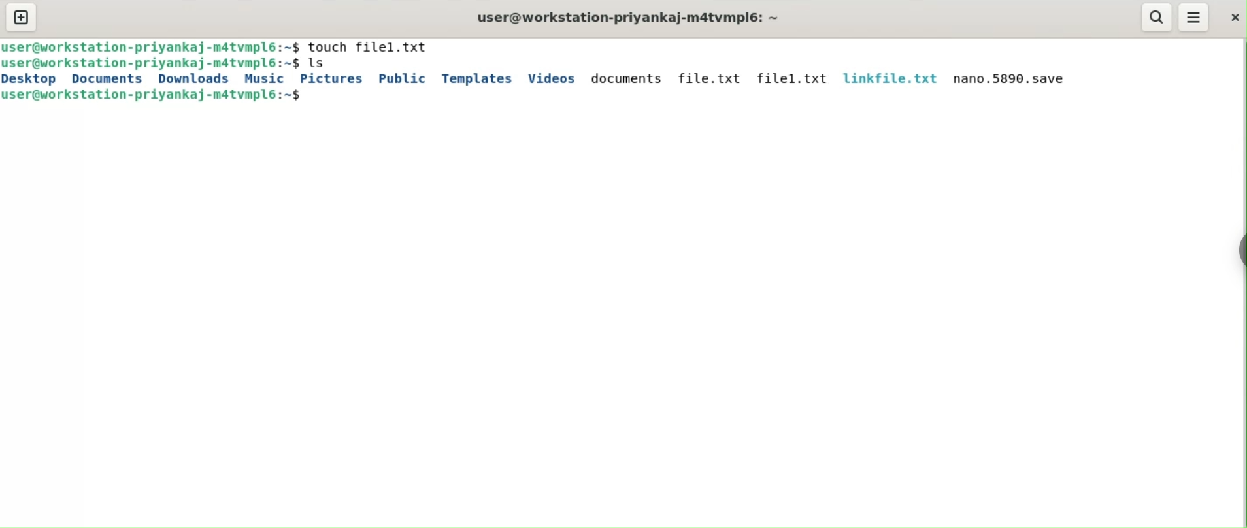  Describe the element at coordinates (153, 95) in the screenshot. I see `ser@workstation-priyankaj-matvmpl6:~$ | |` at that location.